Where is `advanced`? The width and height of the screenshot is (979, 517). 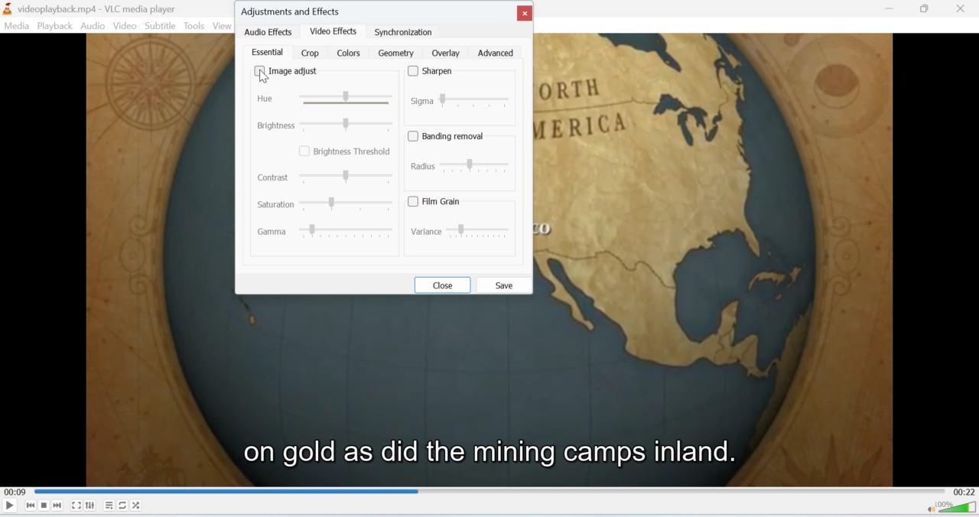
advanced is located at coordinates (496, 54).